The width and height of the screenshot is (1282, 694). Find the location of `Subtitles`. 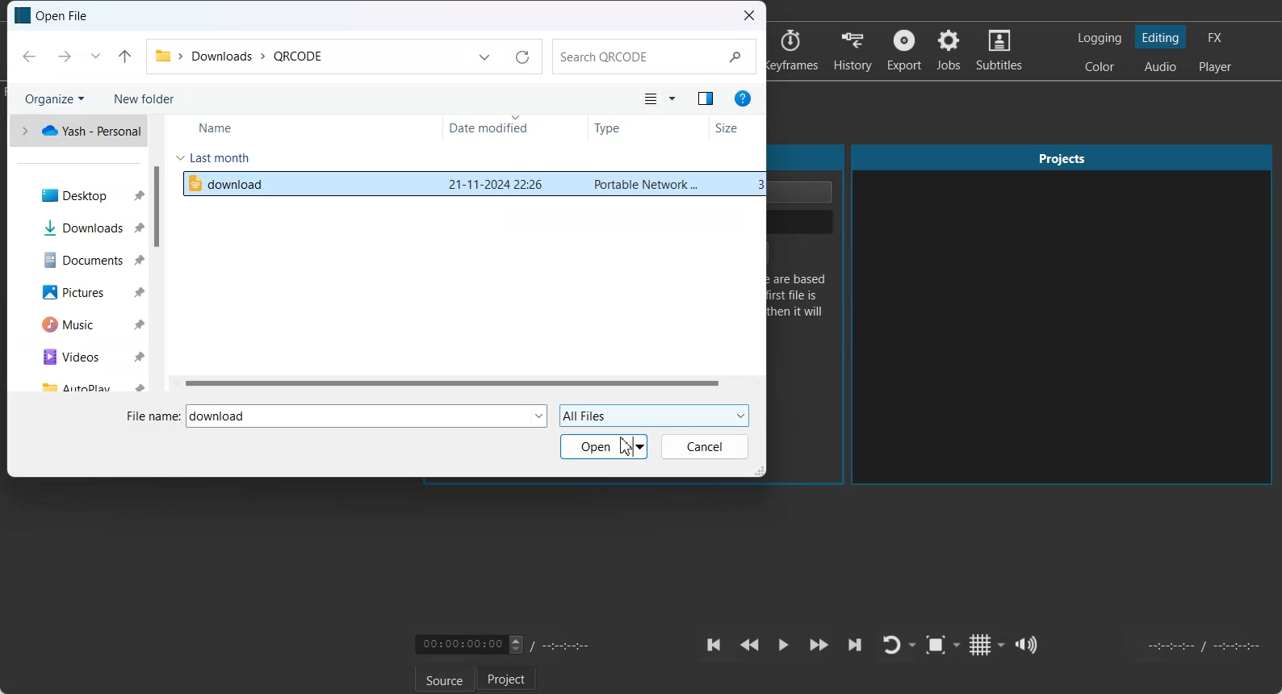

Subtitles is located at coordinates (1000, 50).